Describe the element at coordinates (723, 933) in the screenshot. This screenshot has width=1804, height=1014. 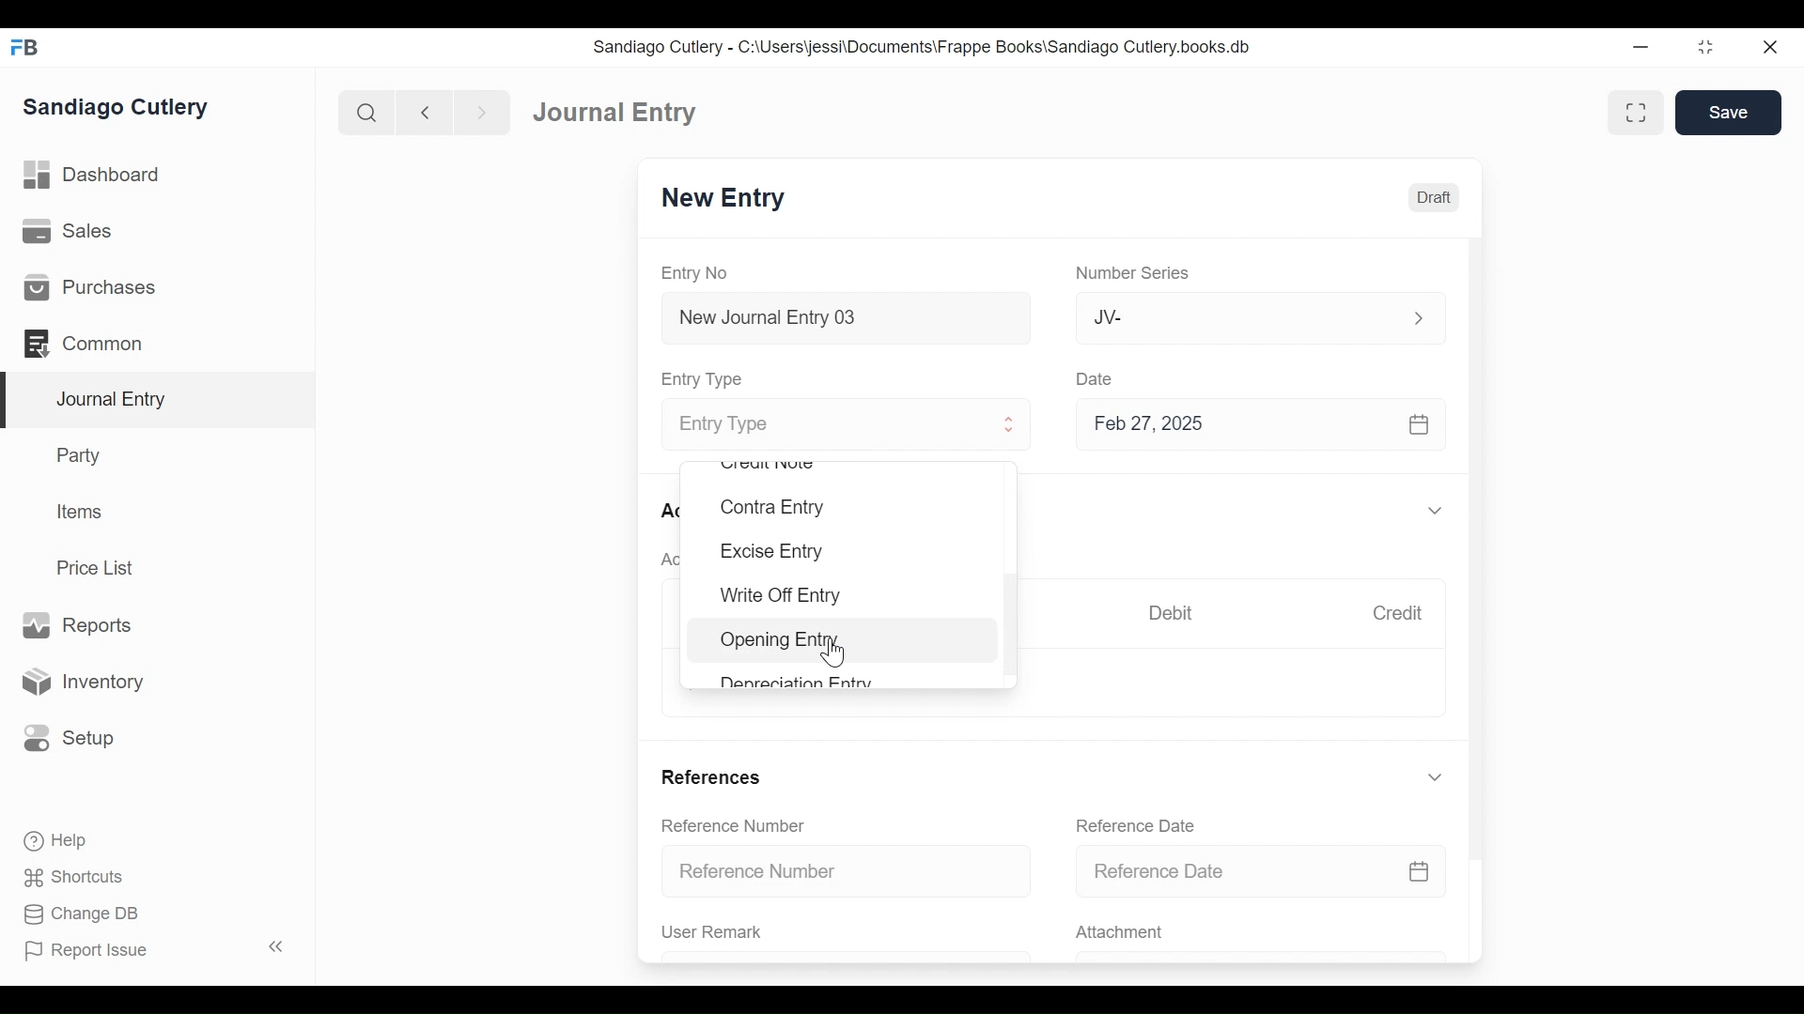
I see `User Remark` at that location.